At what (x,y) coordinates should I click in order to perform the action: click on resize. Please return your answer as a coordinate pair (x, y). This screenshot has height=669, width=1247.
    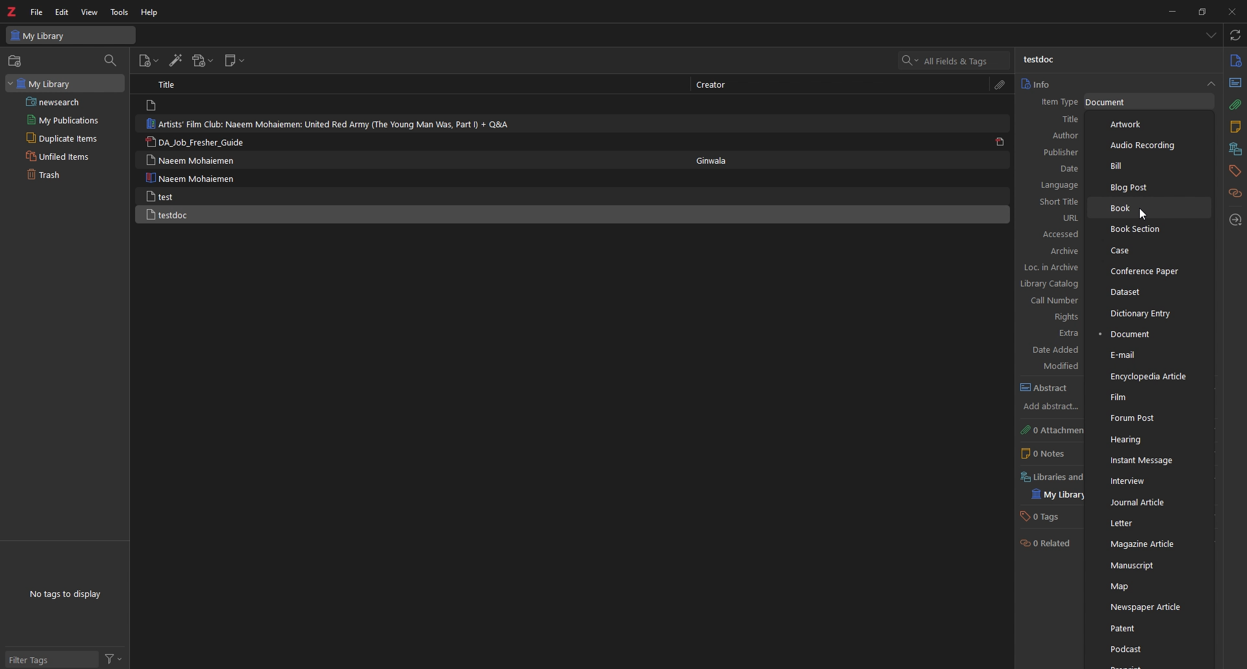
    Looking at the image, I should click on (1201, 12).